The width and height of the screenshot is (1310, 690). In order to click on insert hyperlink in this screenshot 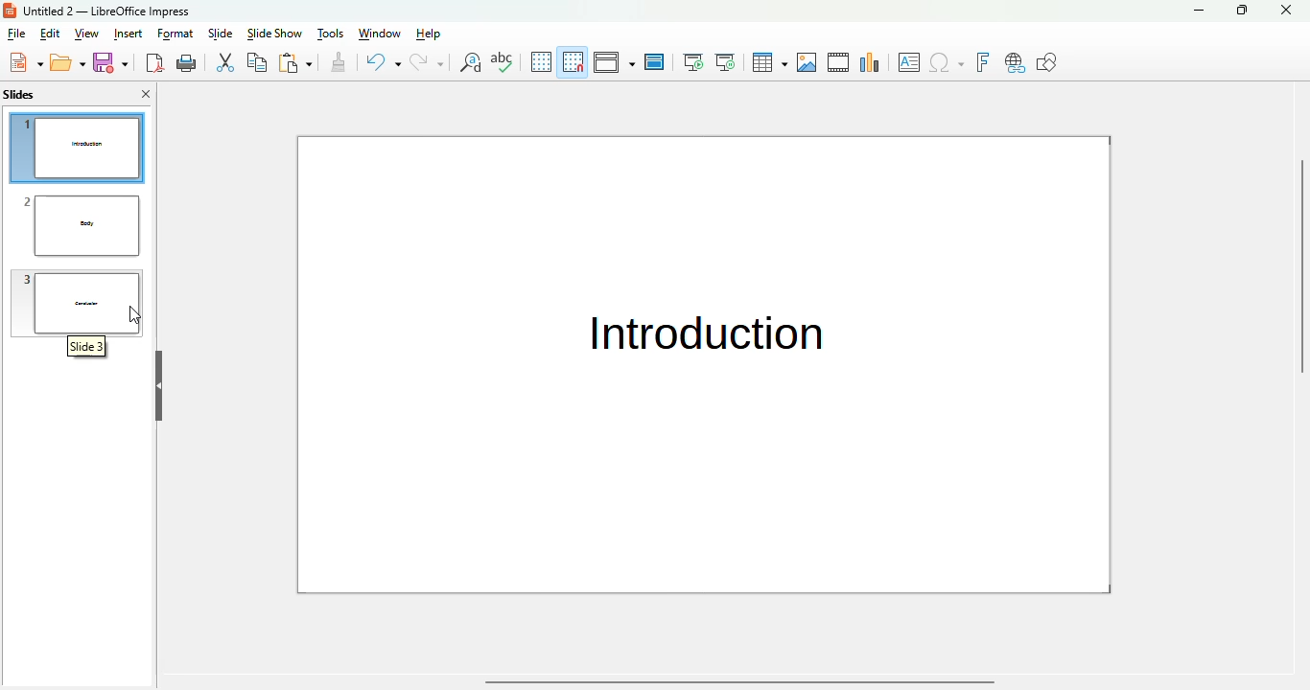, I will do `click(1015, 62)`.